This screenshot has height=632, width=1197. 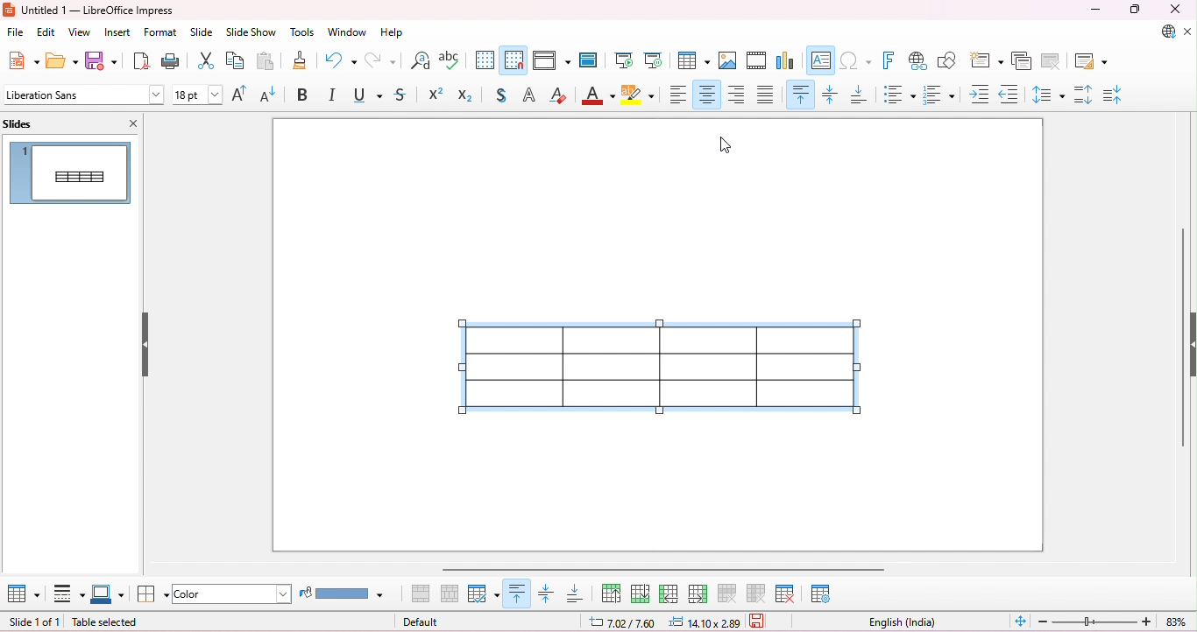 What do you see at coordinates (368, 95) in the screenshot?
I see `underline` at bounding box center [368, 95].